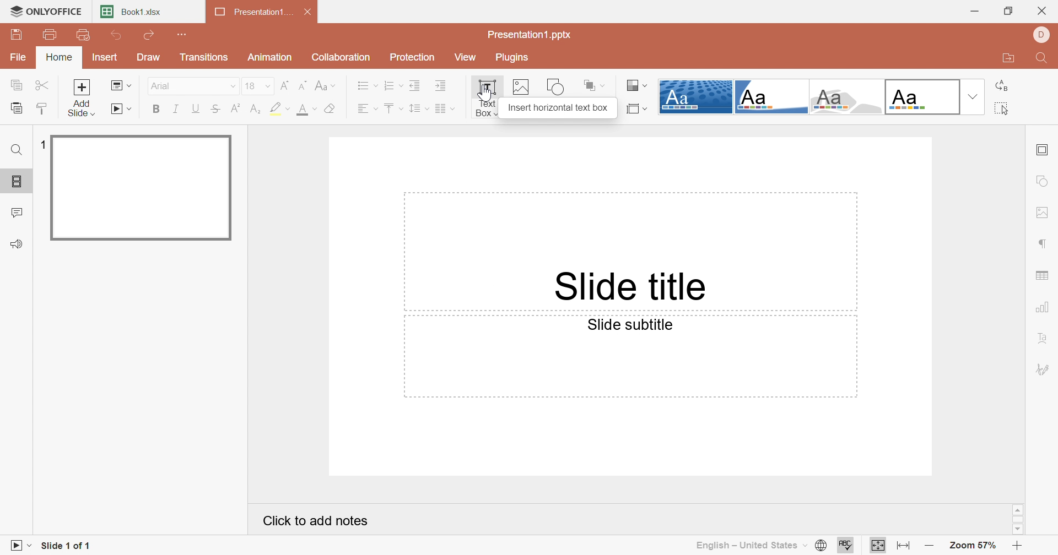  Describe the element at coordinates (150, 57) in the screenshot. I see `Draw` at that location.